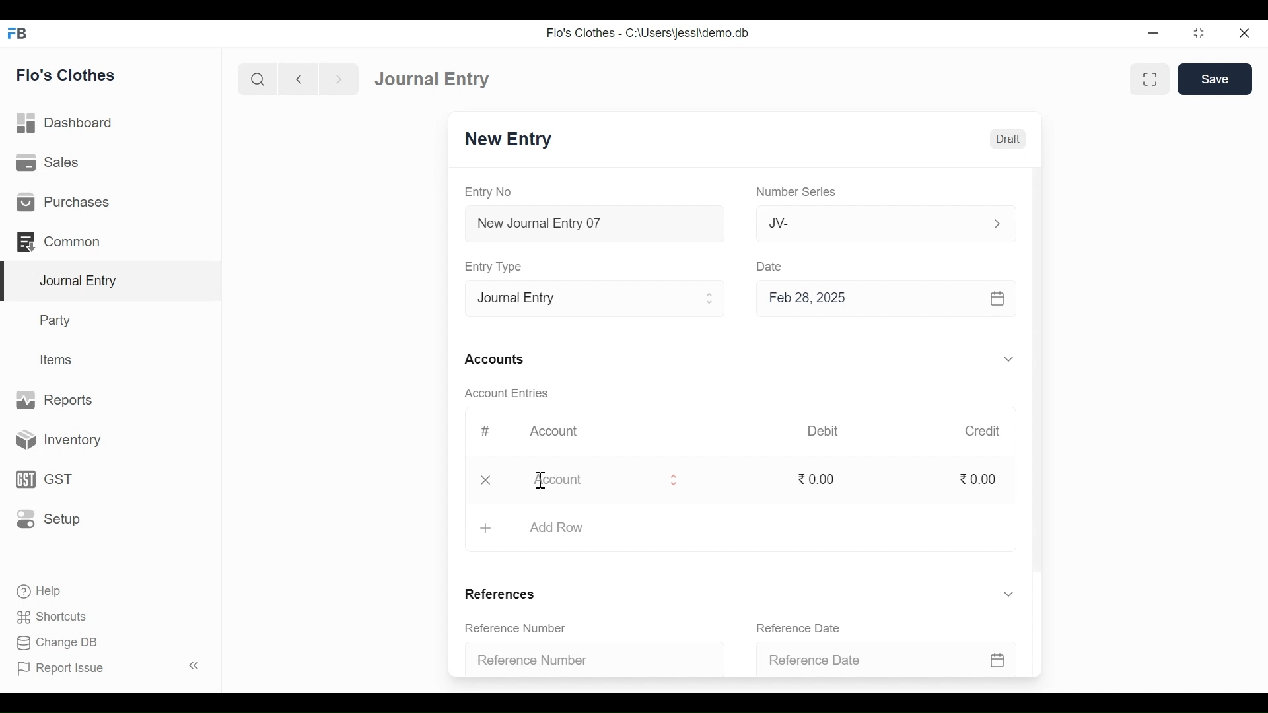  I want to click on Dashboard, so click(65, 122).